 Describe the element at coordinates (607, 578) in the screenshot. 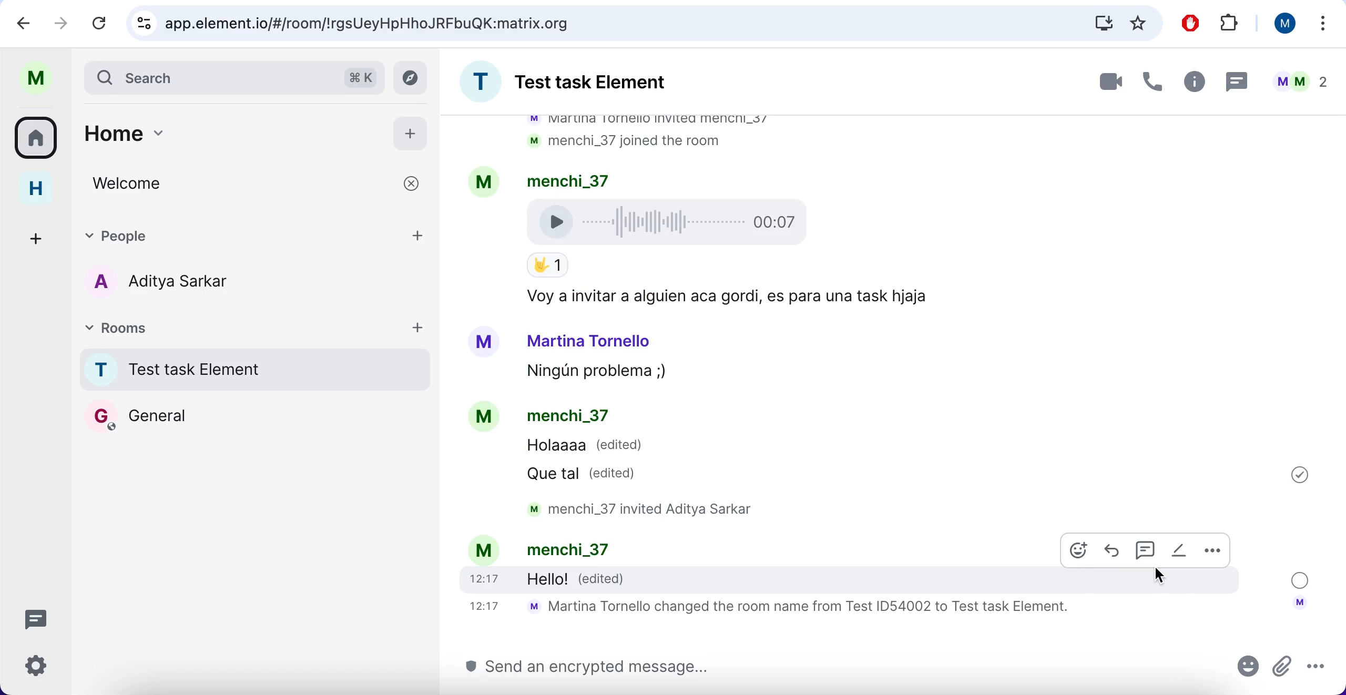

I see `edited message` at that location.